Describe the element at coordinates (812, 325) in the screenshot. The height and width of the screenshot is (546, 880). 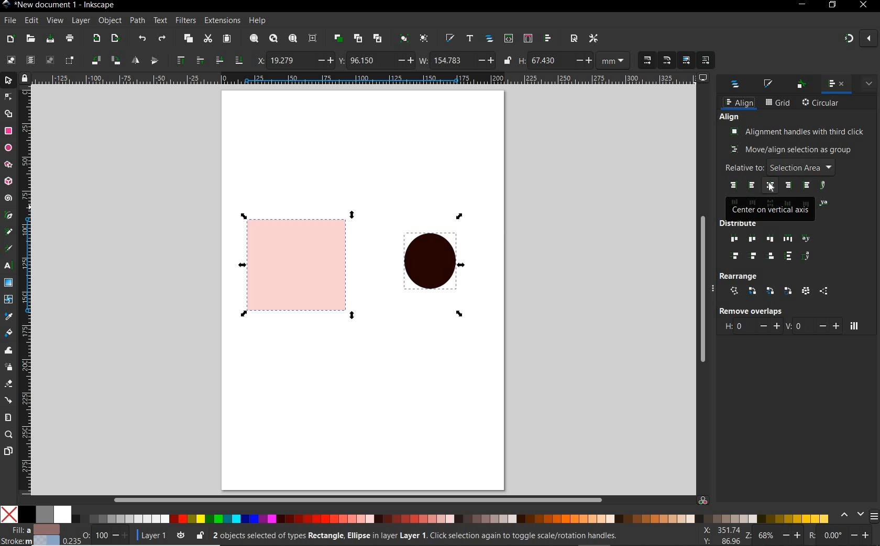
I see `CHANGE VERTICAL` at that location.